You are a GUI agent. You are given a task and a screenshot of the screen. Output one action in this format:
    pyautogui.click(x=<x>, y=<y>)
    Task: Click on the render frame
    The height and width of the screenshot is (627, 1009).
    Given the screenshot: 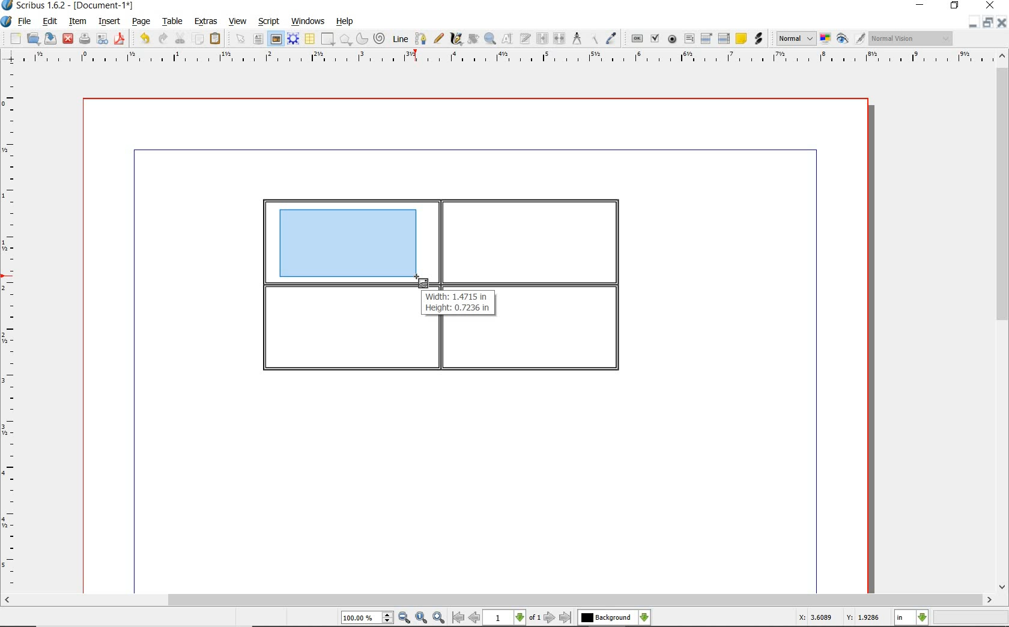 What is the action you would take?
    pyautogui.click(x=293, y=38)
    